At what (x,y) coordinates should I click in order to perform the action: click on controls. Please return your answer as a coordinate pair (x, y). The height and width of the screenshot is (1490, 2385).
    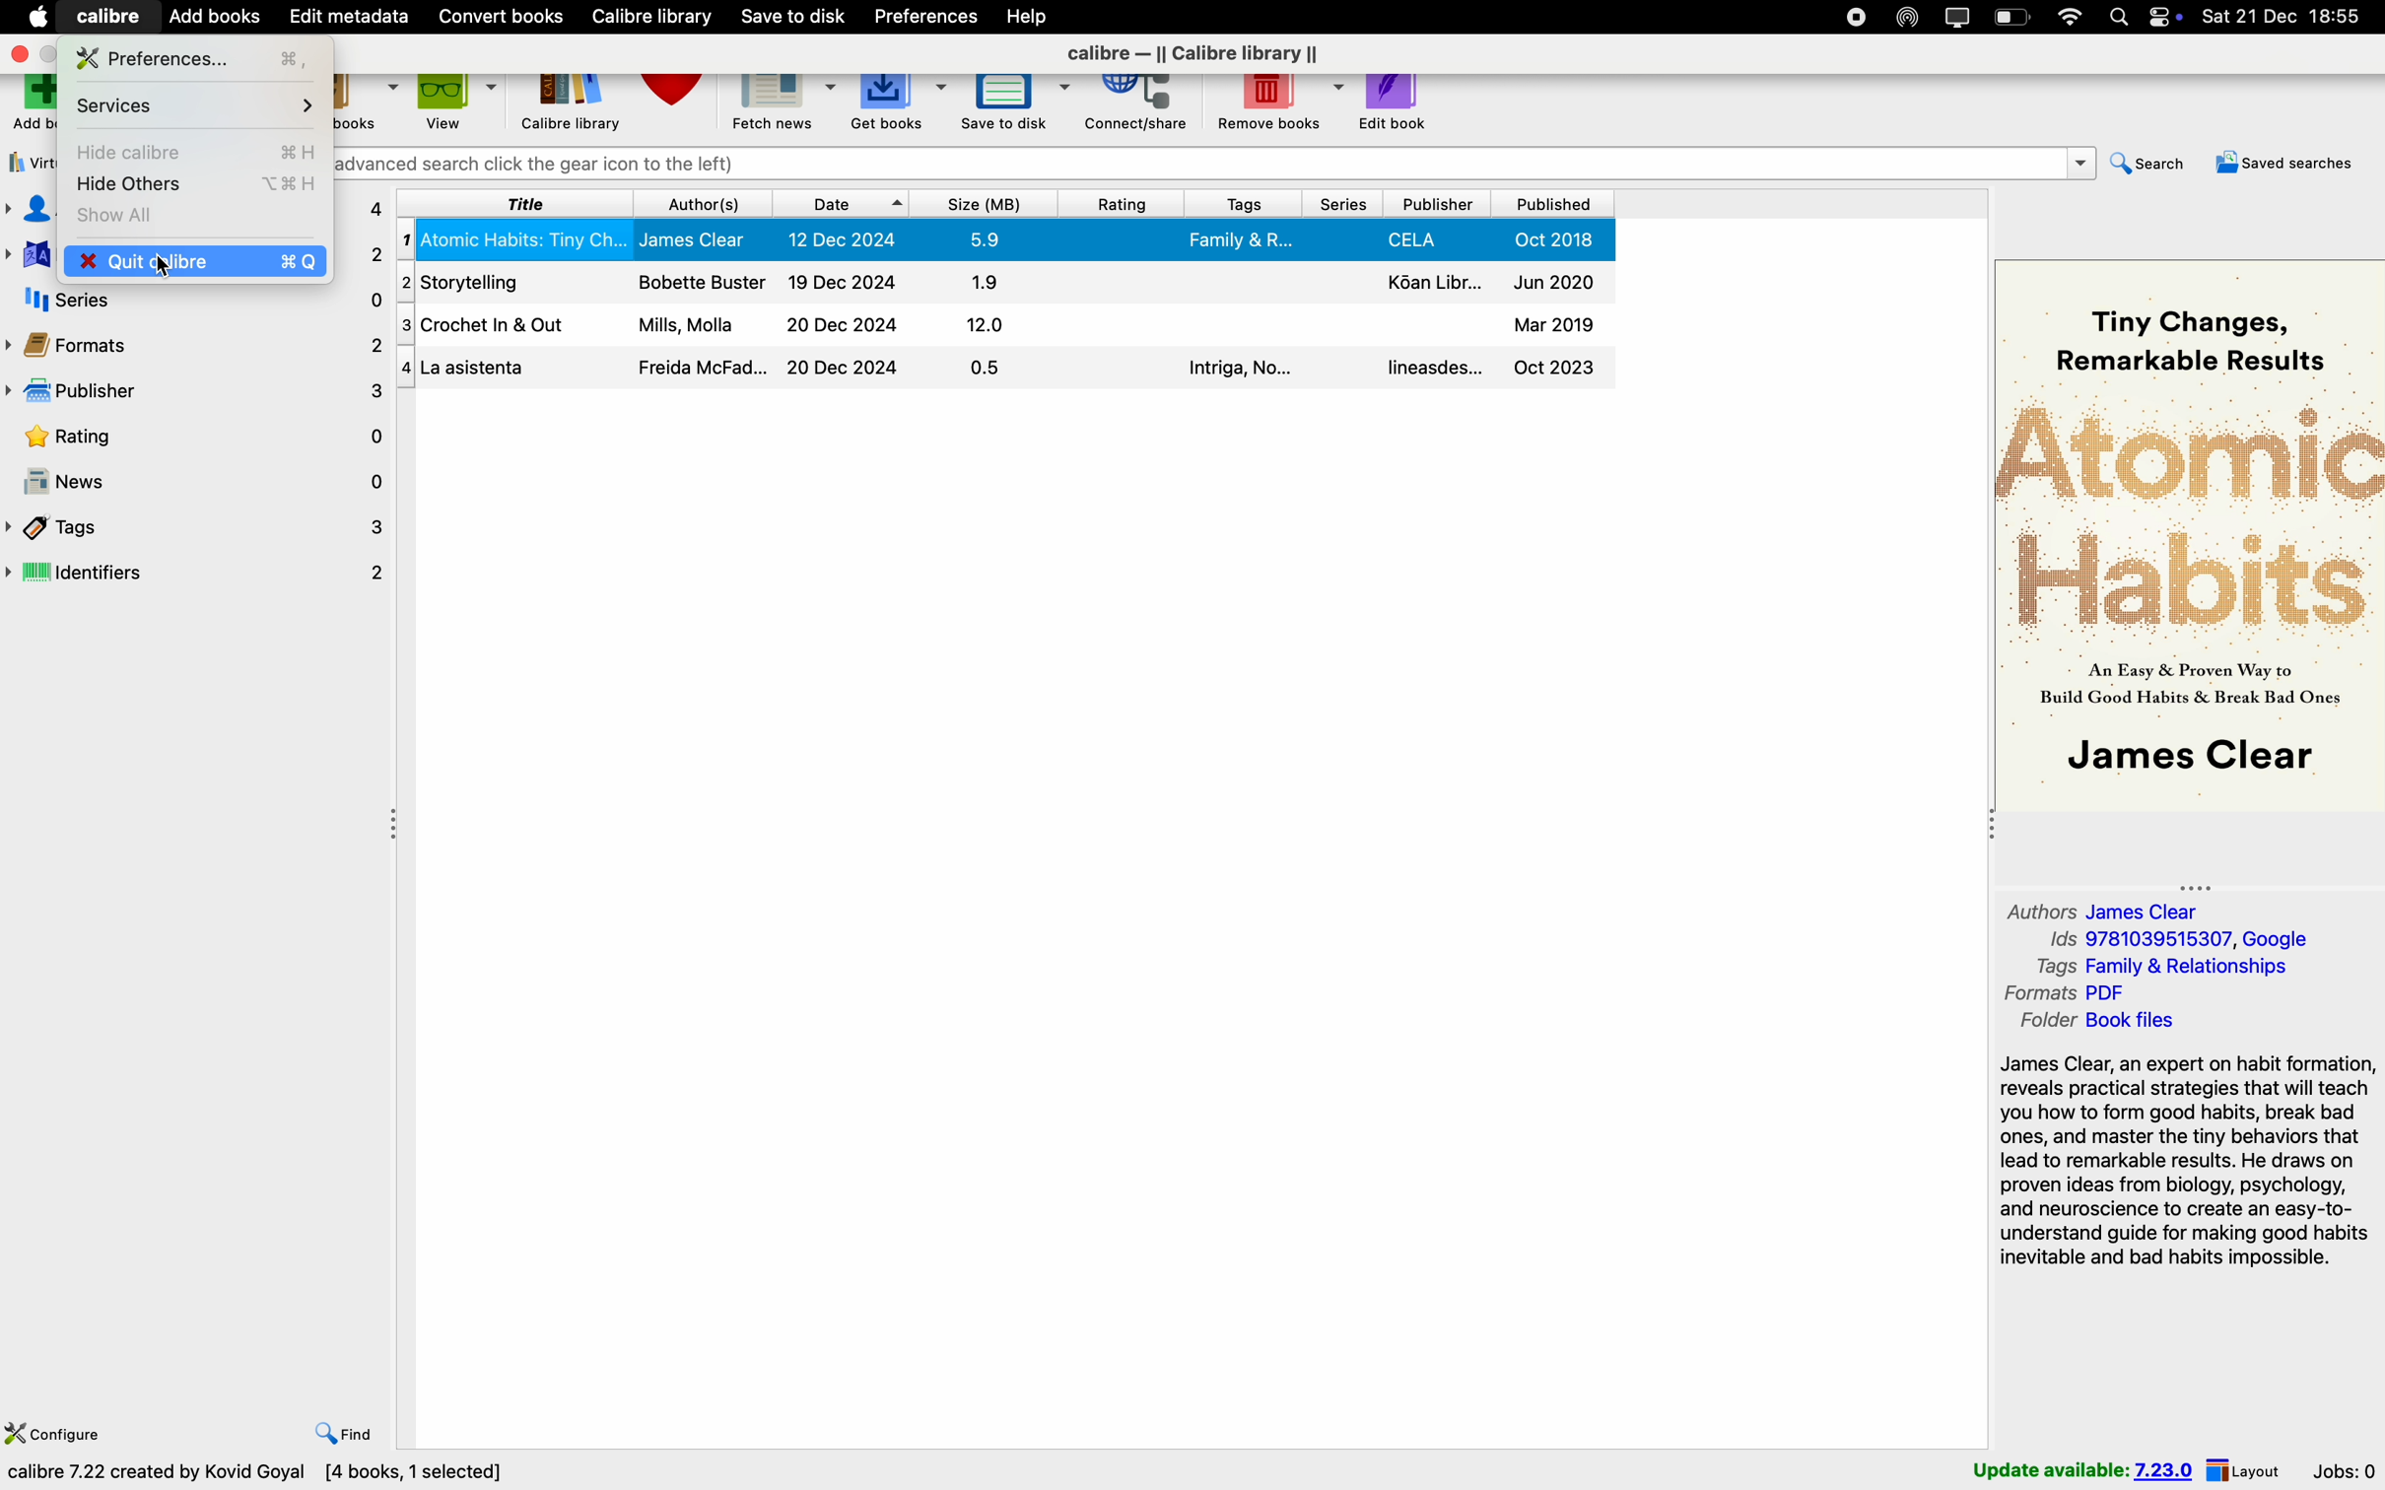
    Looking at the image, I should click on (2170, 17).